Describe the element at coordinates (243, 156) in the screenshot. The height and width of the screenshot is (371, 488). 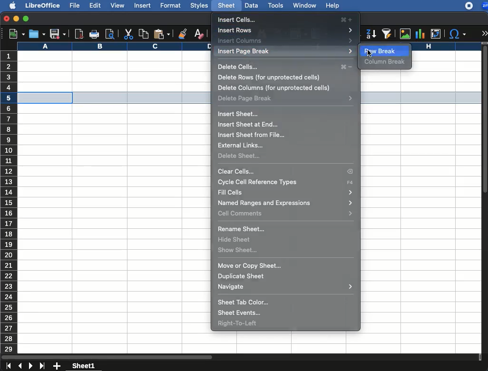
I see `delete sheet` at that location.